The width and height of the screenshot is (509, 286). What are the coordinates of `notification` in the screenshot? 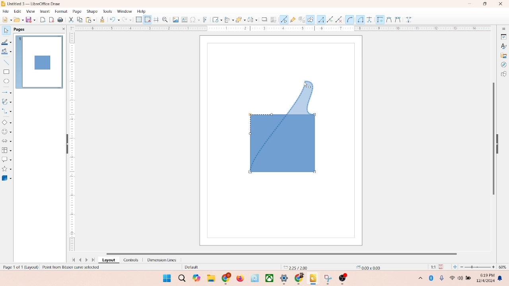 It's located at (501, 278).